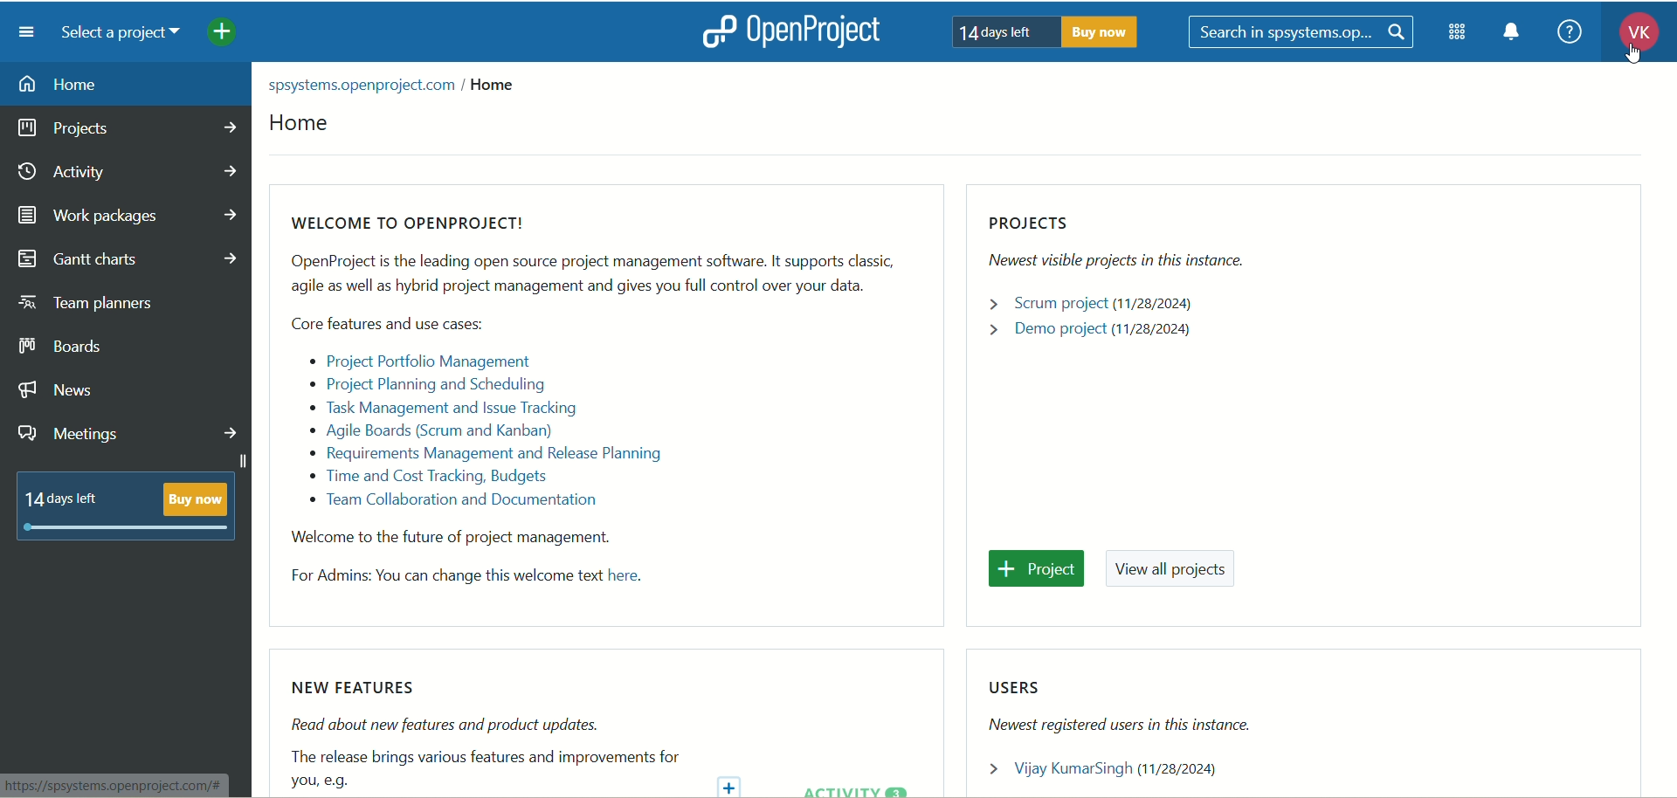 The image size is (1677, 798). I want to click on add, so click(733, 783).